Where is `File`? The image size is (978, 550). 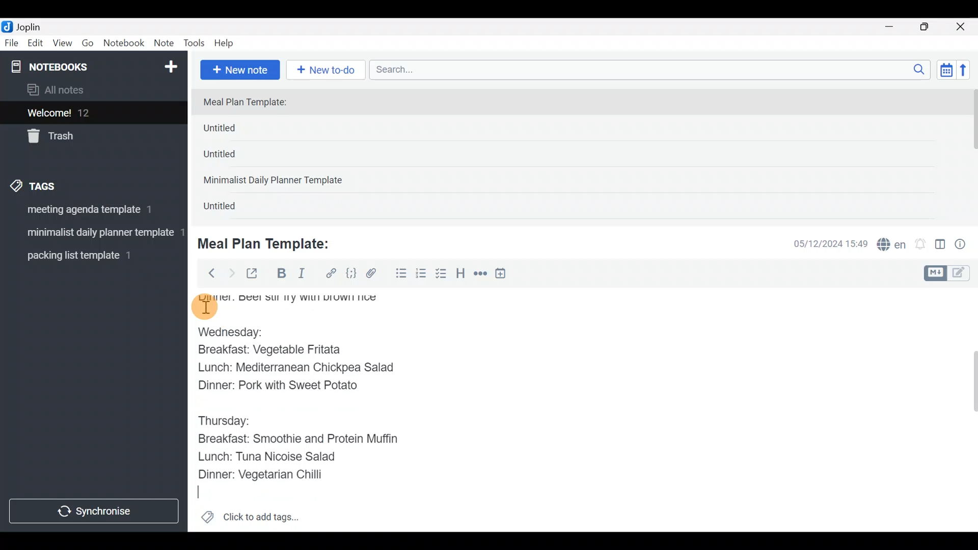
File is located at coordinates (12, 43).